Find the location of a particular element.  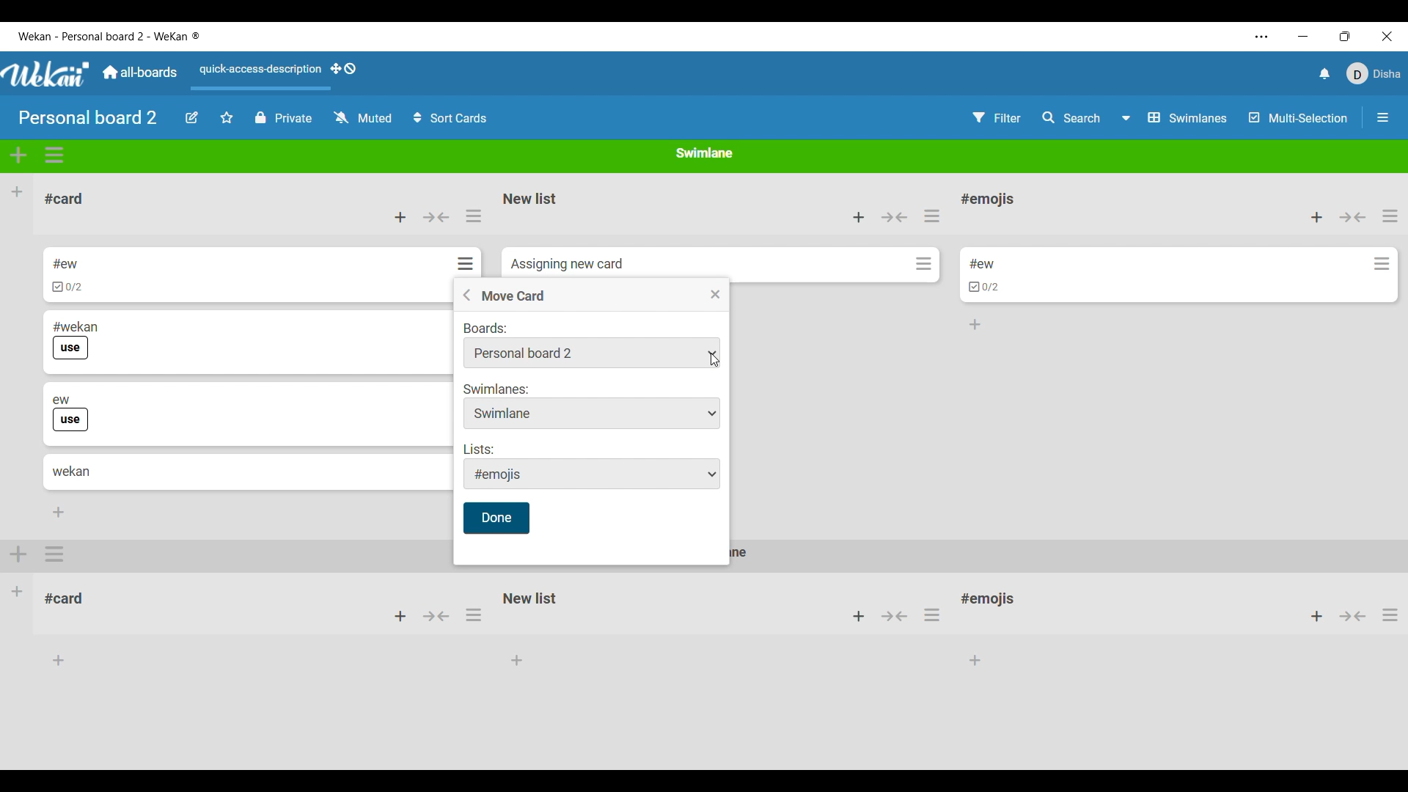

Multi selection is located at coordinates (1299, 118).